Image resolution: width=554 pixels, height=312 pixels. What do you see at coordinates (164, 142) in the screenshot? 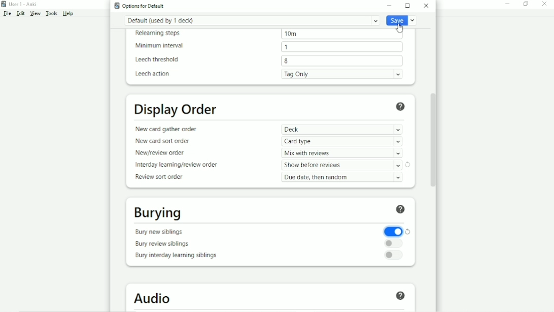
I see `New card sort order` at bounding box center [164, 142].